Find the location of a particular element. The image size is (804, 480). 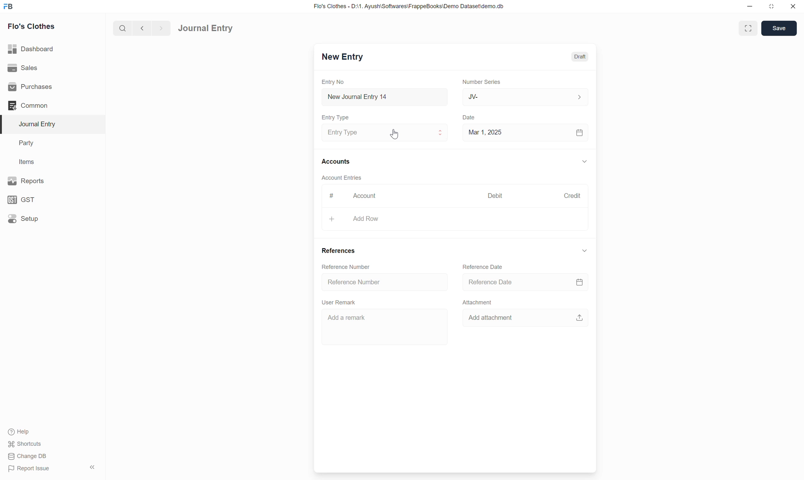

Journal Entry is located at coordinates (40, 124).